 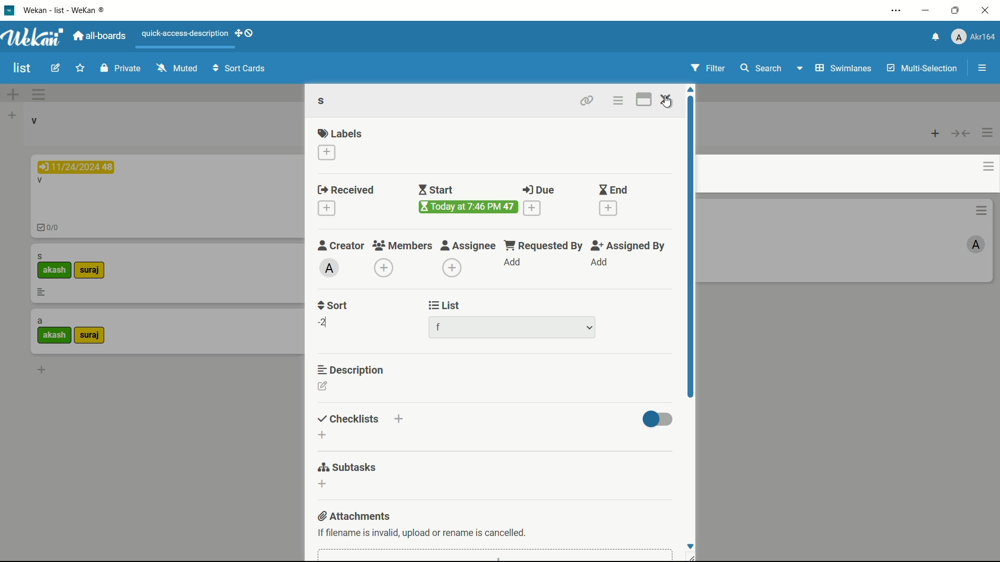 I want to click on show desktop drag handles, so click(x=246, y=33).